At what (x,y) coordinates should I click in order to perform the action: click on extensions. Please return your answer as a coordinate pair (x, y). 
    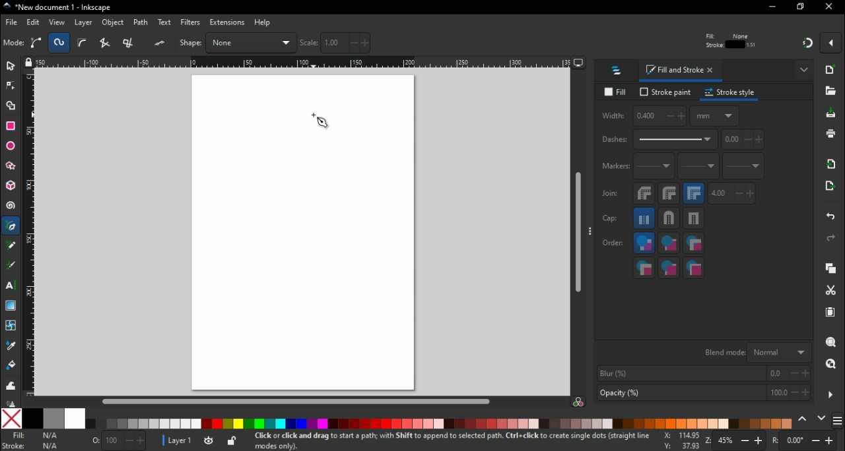
    Looking at the image, I should click on (226, 23).